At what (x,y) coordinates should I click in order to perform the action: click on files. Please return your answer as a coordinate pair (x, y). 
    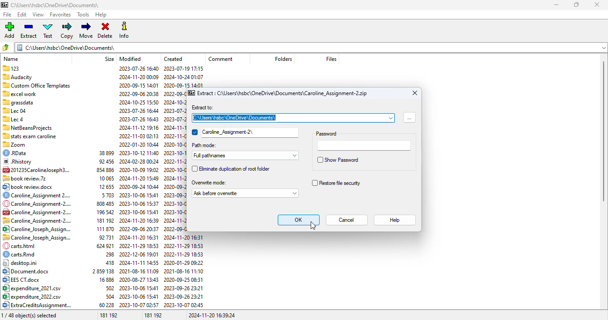
    Looking at the image, I should click on (331, 59).